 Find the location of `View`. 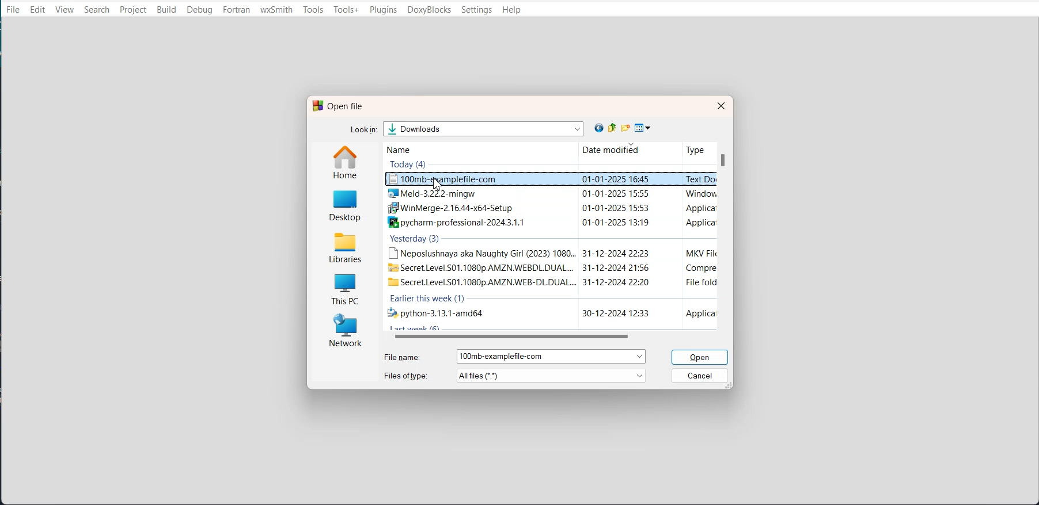

View is located at coordinates (66, 9).